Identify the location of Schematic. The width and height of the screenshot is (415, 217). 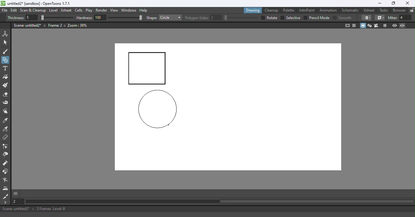
(350, 10).